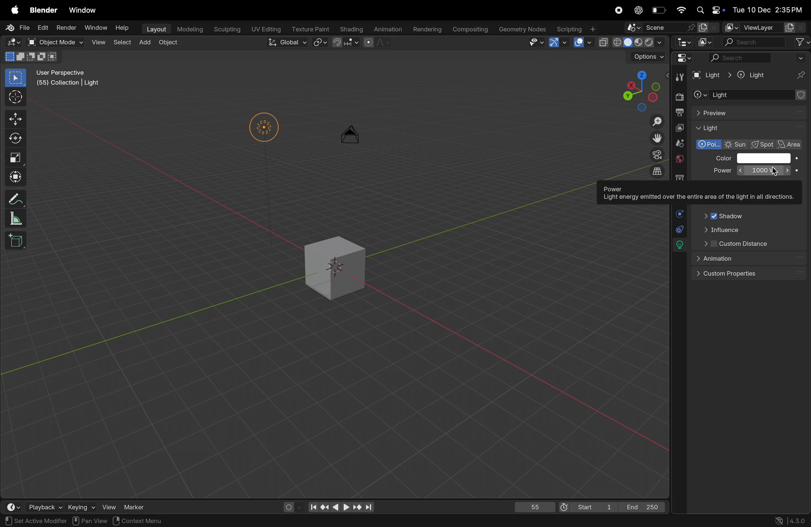 Image resolution: width=811 pixels, height=527 pixels. What do you see at coordinates (678, 229) in the screenshot?
I see `constarints` at bounding box center [678, 229].